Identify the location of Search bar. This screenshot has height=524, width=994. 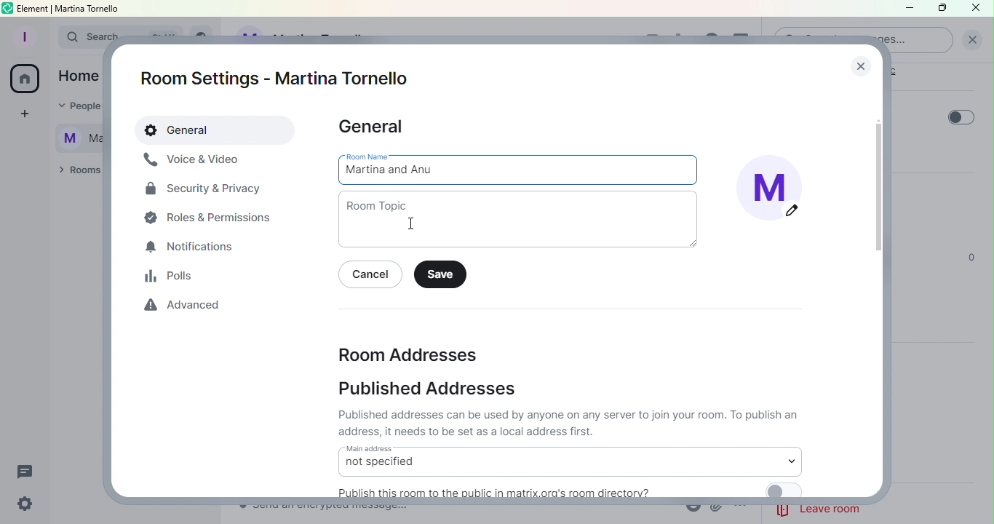
(77, 37).